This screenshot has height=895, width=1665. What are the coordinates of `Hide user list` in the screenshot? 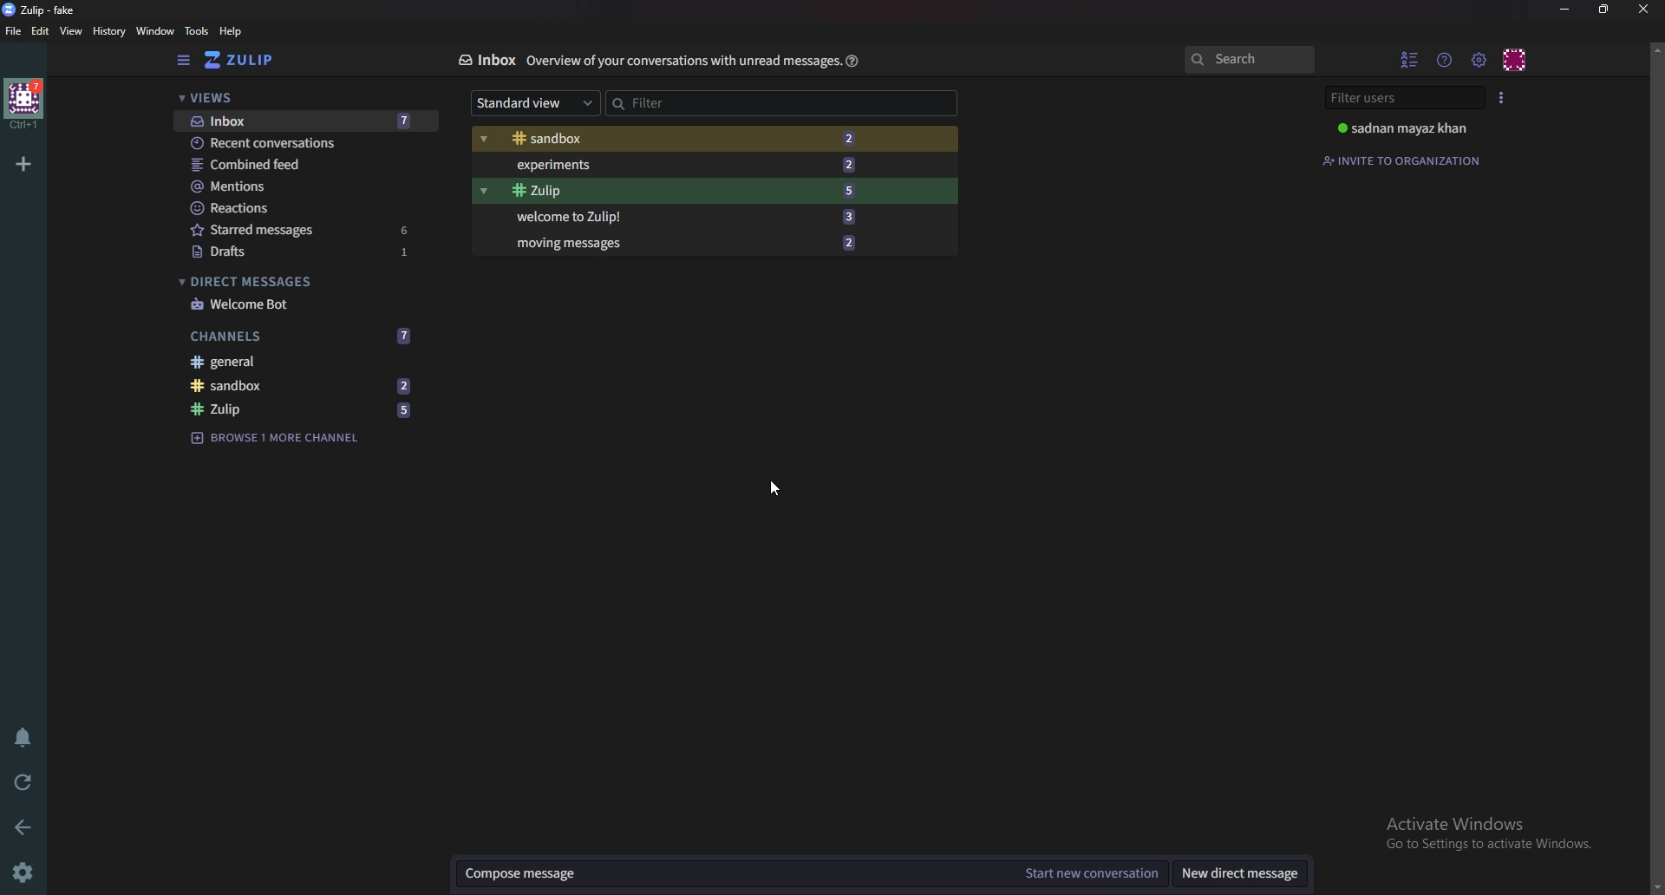 It's located at (1408, 57).